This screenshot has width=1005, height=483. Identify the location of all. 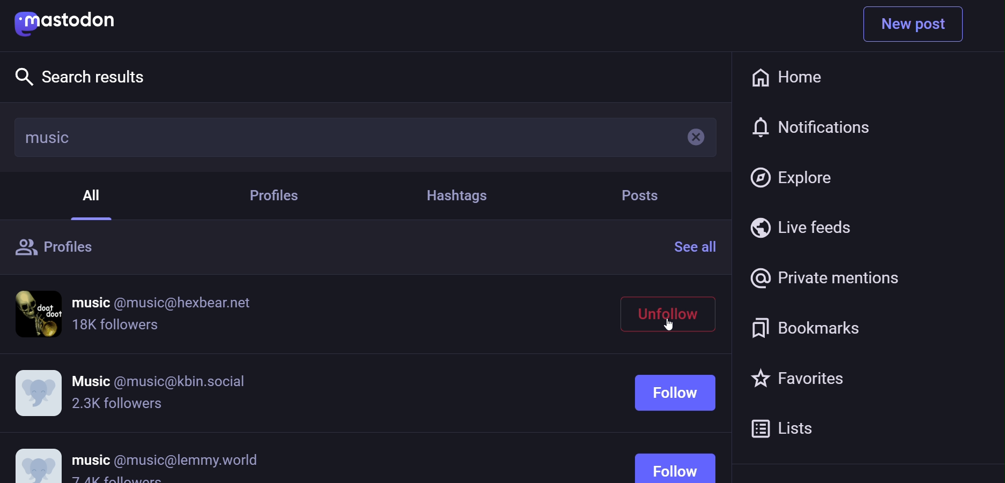
(95, 193).